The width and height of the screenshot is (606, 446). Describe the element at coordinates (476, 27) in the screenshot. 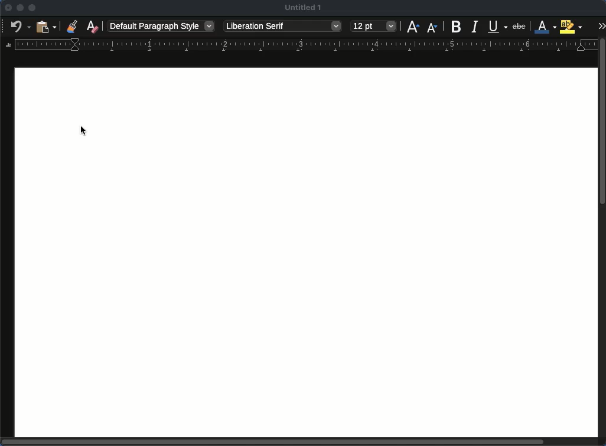

I see `italics` at that location.